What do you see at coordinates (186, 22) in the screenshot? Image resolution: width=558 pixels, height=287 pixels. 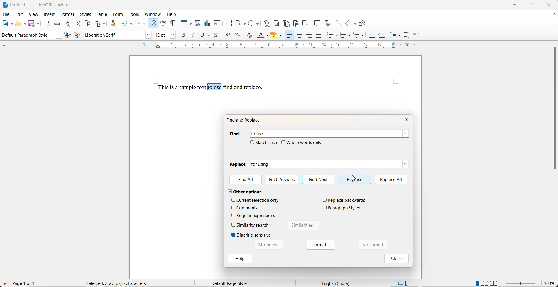 I see `insert table` at bounding box center [186, 22].